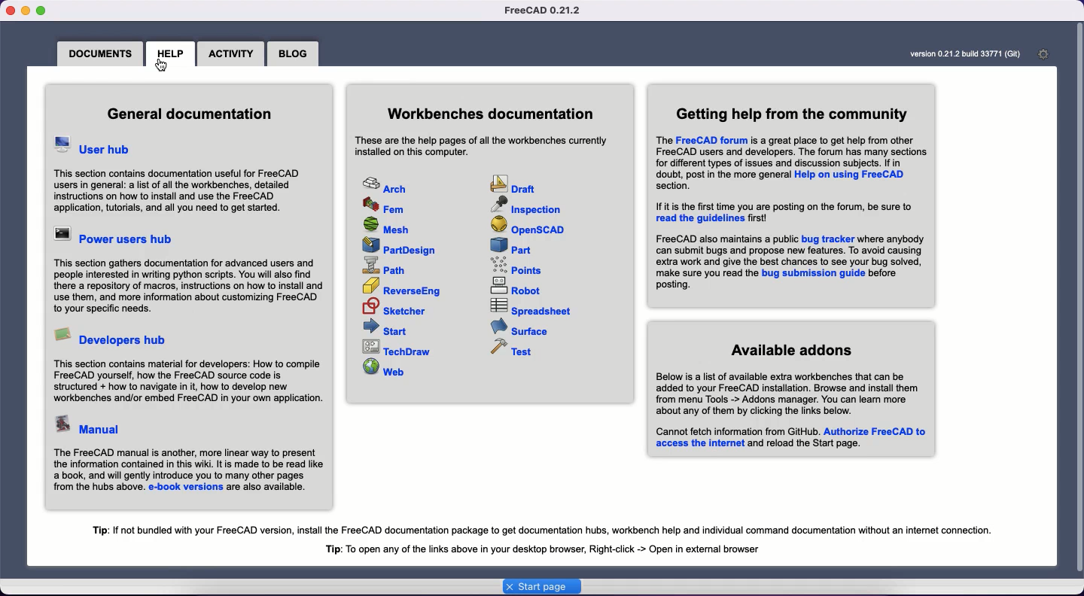 The height and width of the screenshot is (596, 1084). Describe the element at coordinates (519, 266) in the screenshot. I see `Points` at that location.